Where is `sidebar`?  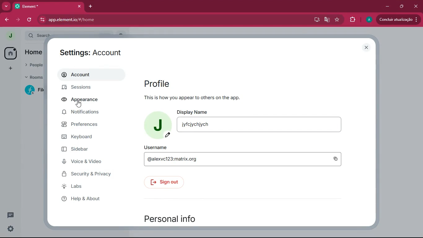
sidebar is located at coordinates (89, 151).